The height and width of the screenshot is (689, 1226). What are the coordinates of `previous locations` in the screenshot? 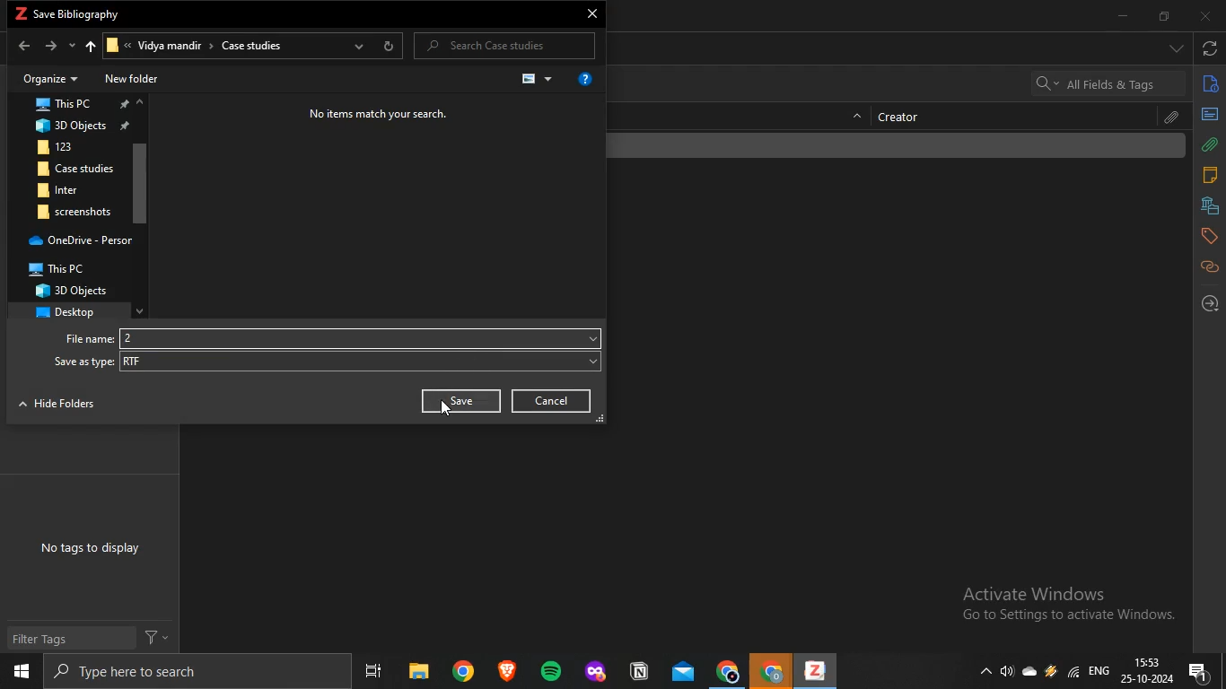 It's located at (359, 45).